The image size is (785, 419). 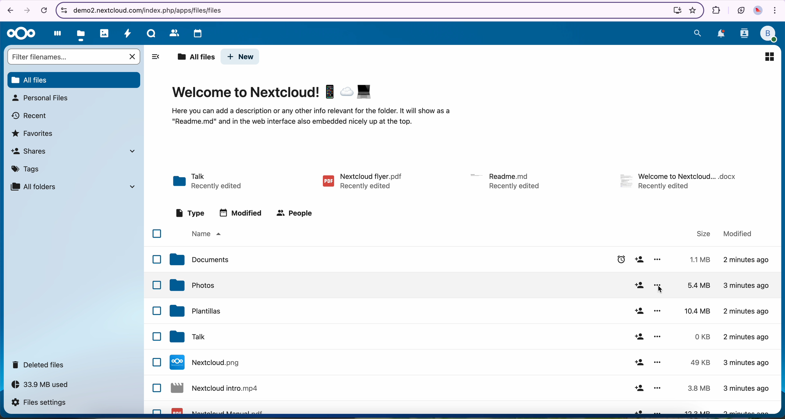 What do you see at coordinates (156, 57) in the screenshot?
I see `hide tabs` at bounding box center [156, 57].